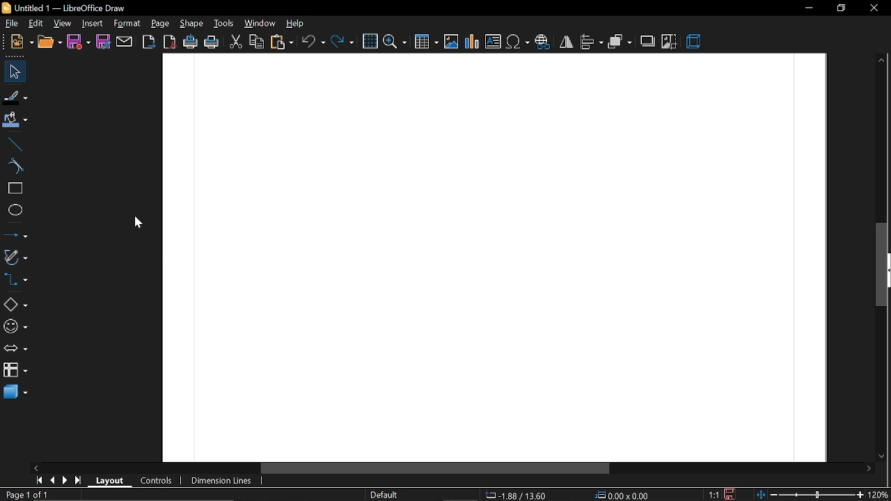 This screenshot has width=891, height=501. What do you see at coordinates (17, 41) in the screenshot?
I see `new` at bounding box center [17, 41].